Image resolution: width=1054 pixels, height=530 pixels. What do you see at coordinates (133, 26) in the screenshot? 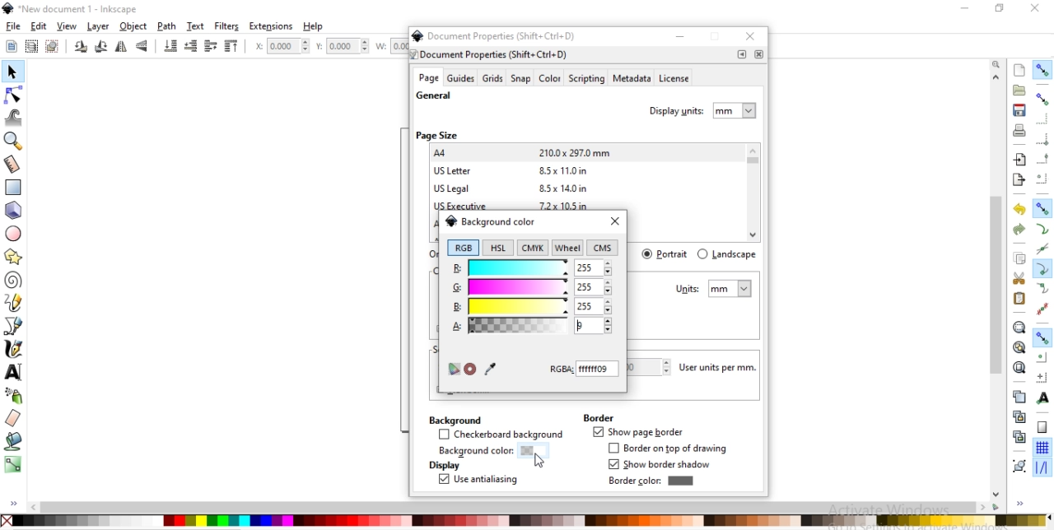
I see `object` at bounding box center [133, 26].